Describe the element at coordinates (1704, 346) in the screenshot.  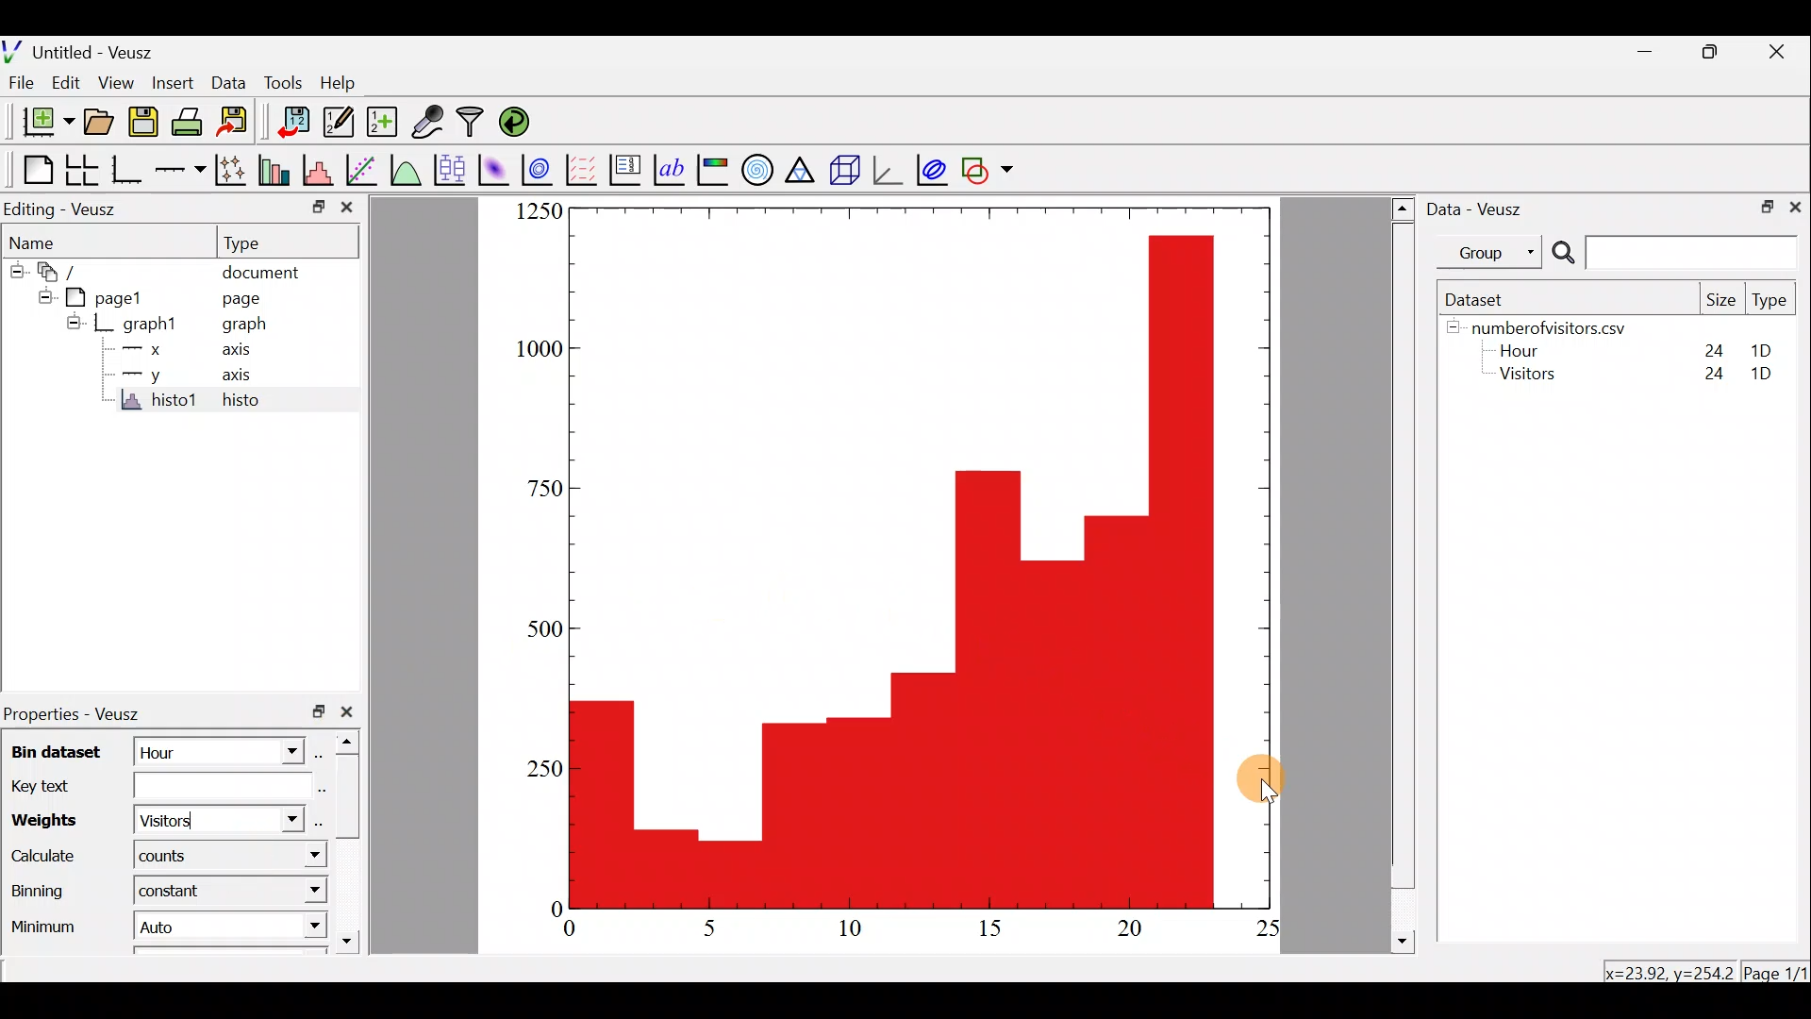
I see `24` at that location.